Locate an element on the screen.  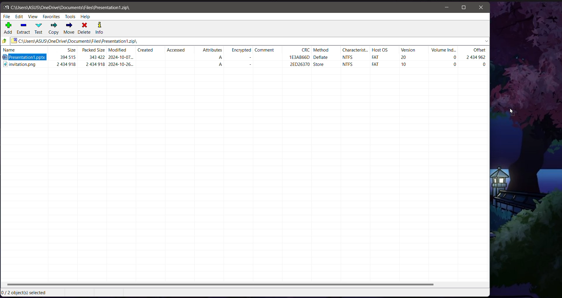
Current Folder Path is located at coordinates (71, 7).